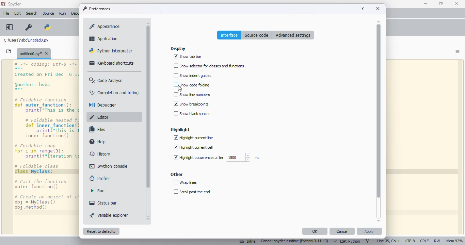  What do you see at coordinates (148, 107) in the screenshot?
I see `vertical scroll bar` at bounding box center [148, 107].